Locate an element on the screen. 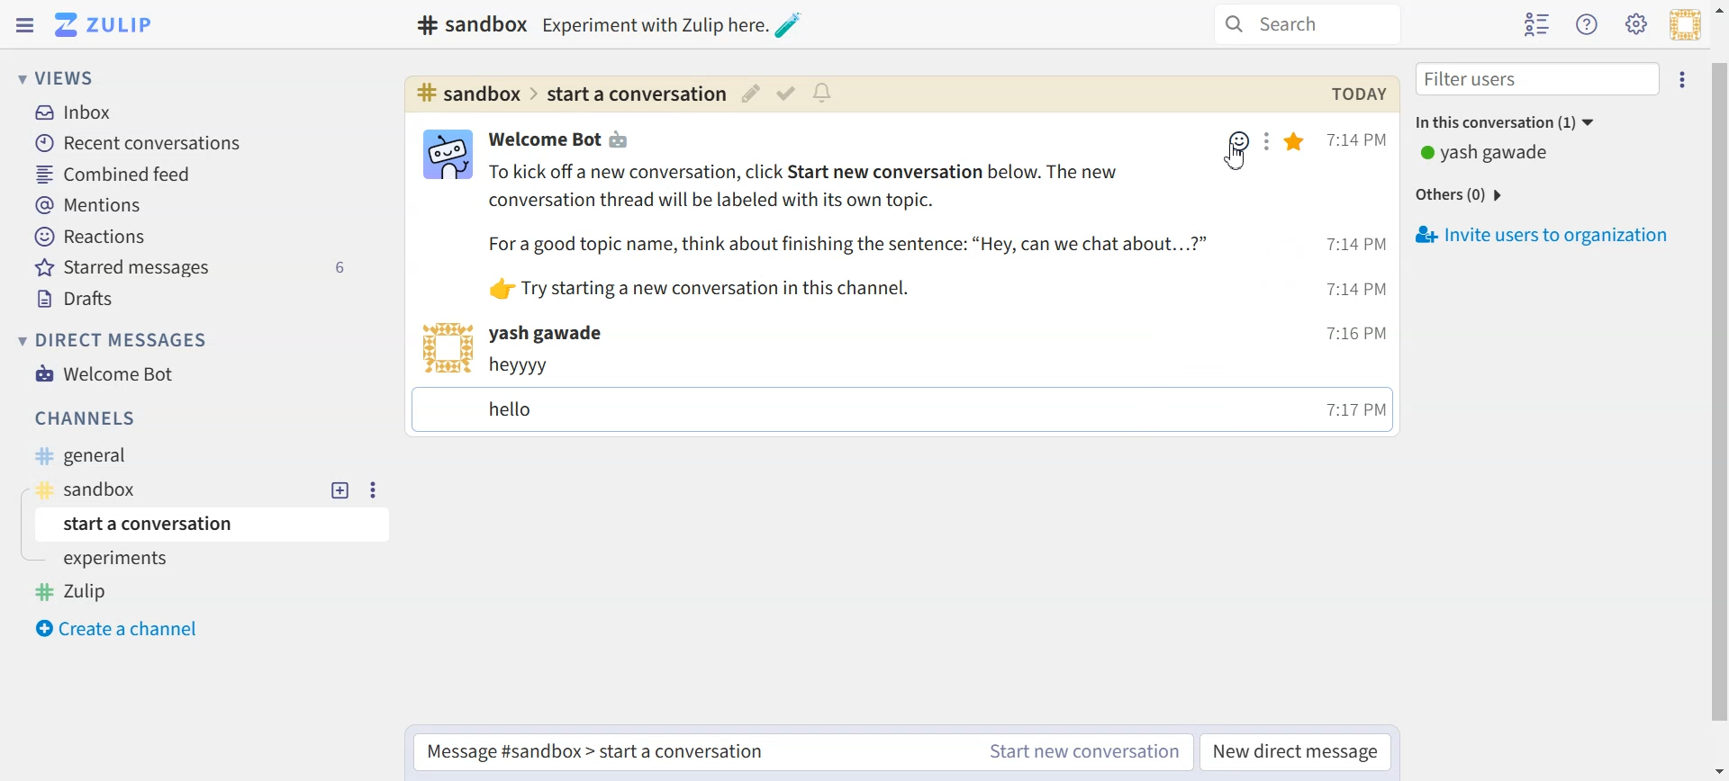 The height and width of the screenshot is (781, 1729). Cursor is located at coordinates (1236, 157).